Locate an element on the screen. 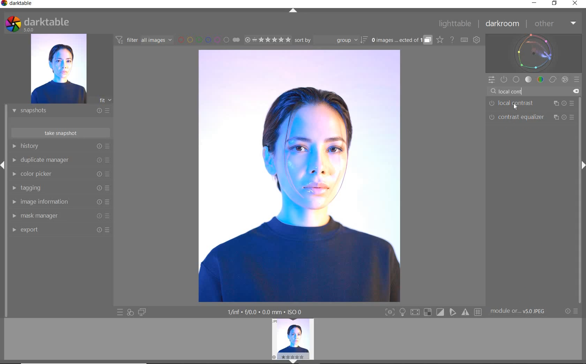 Image resolution: width=586 pixels, height=364 pixels. SYSTEM LOGO is located at coordinates (37, 24).